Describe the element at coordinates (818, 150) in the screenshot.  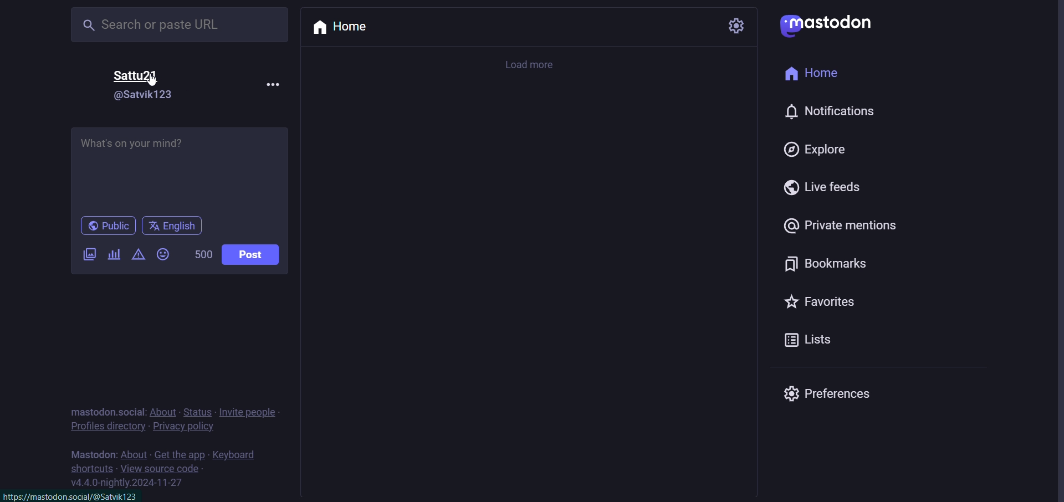
I see `explore` at that location.